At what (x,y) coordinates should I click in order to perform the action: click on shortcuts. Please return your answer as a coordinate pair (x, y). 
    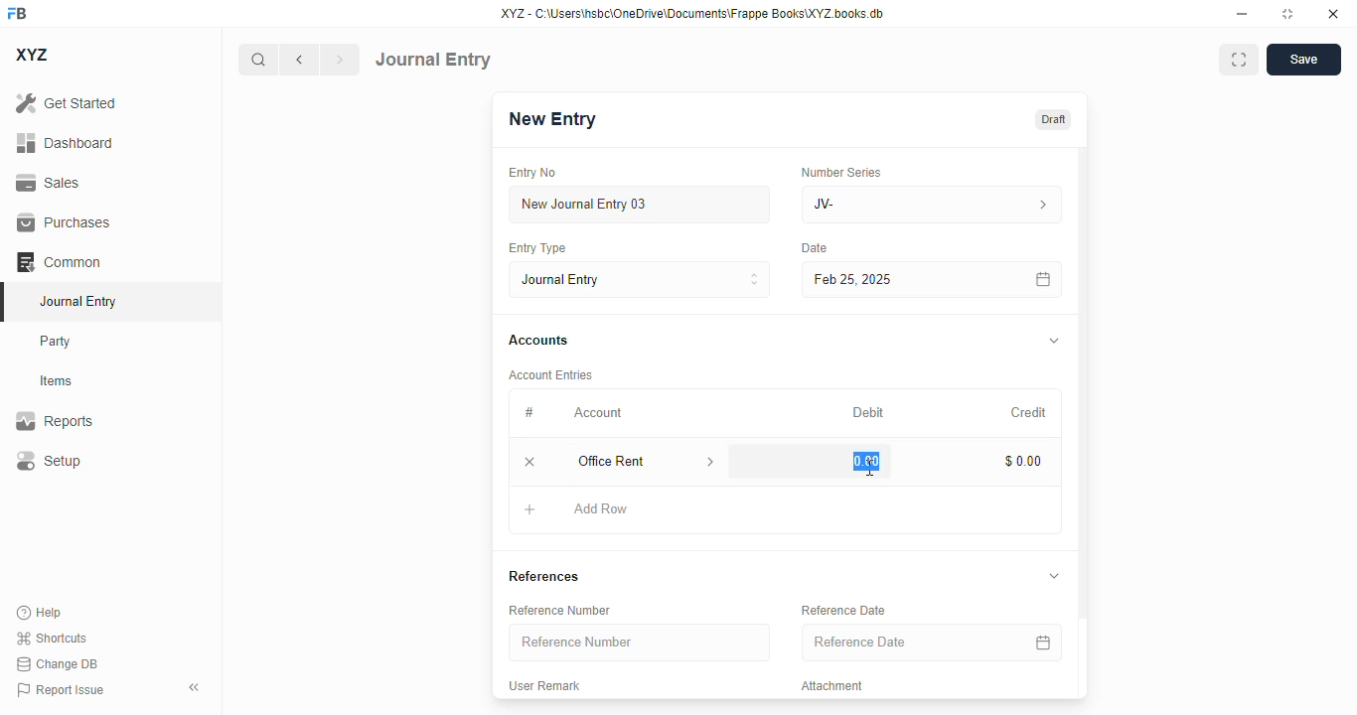
    Looking at the image, I should click on (51, 638).